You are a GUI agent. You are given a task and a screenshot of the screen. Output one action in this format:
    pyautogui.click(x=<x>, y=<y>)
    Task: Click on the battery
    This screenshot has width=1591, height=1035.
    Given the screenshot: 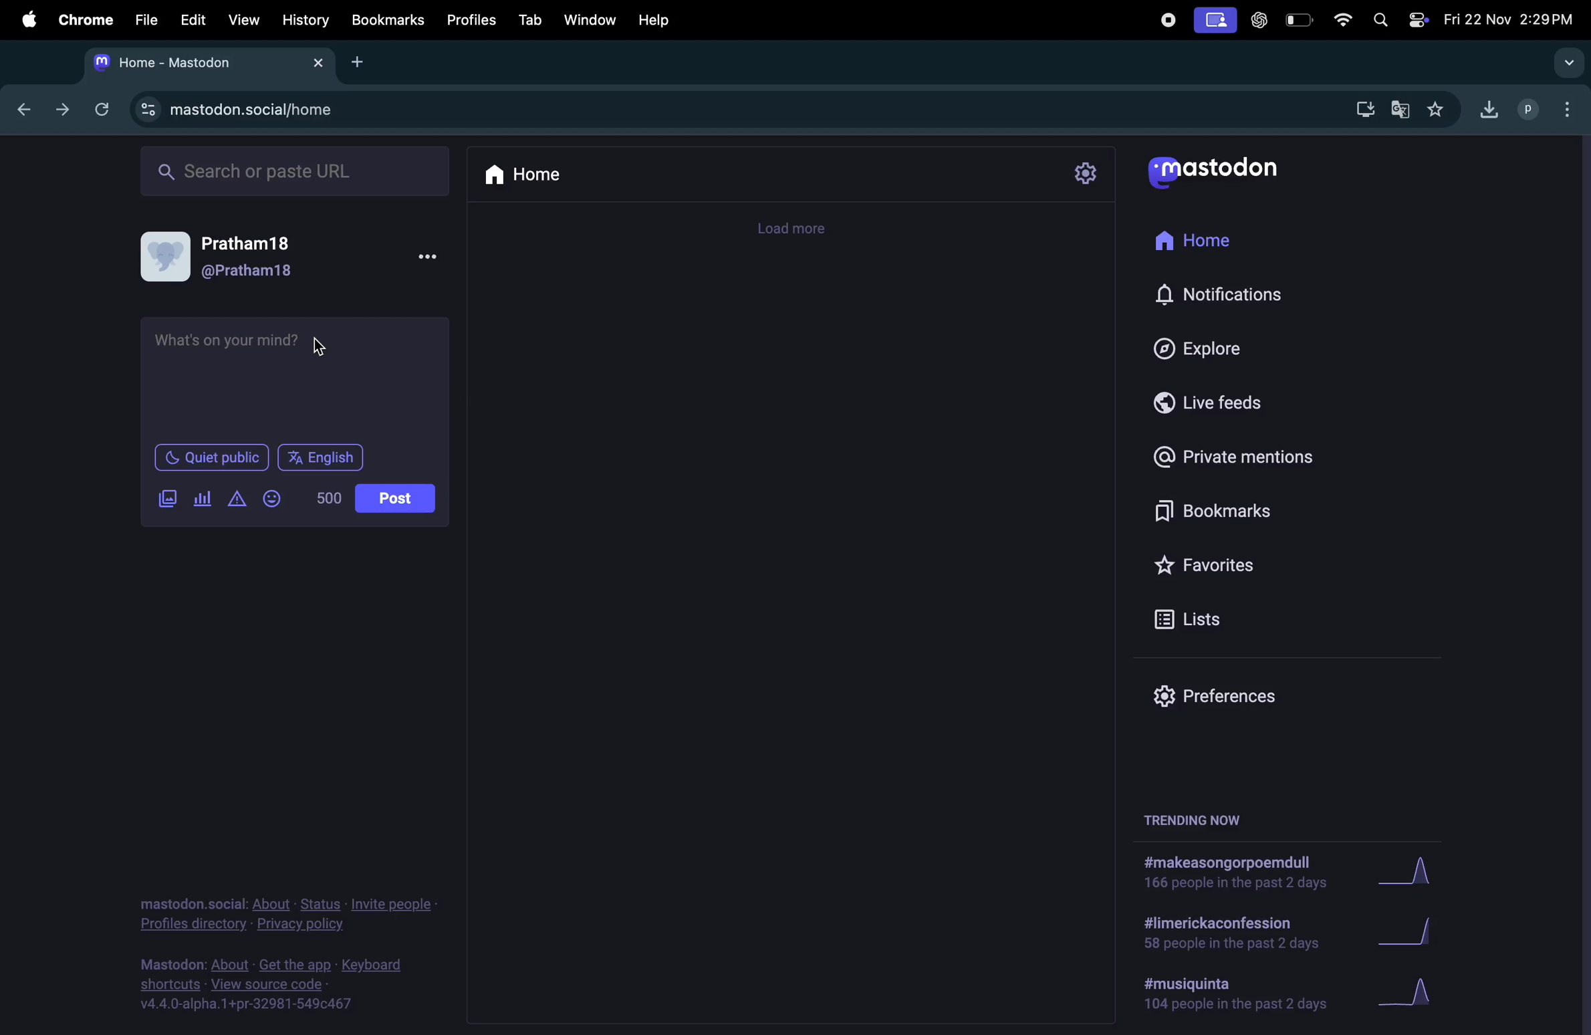 What is the action you would take?
    pyautogui.click(x=1301, y=20)
    